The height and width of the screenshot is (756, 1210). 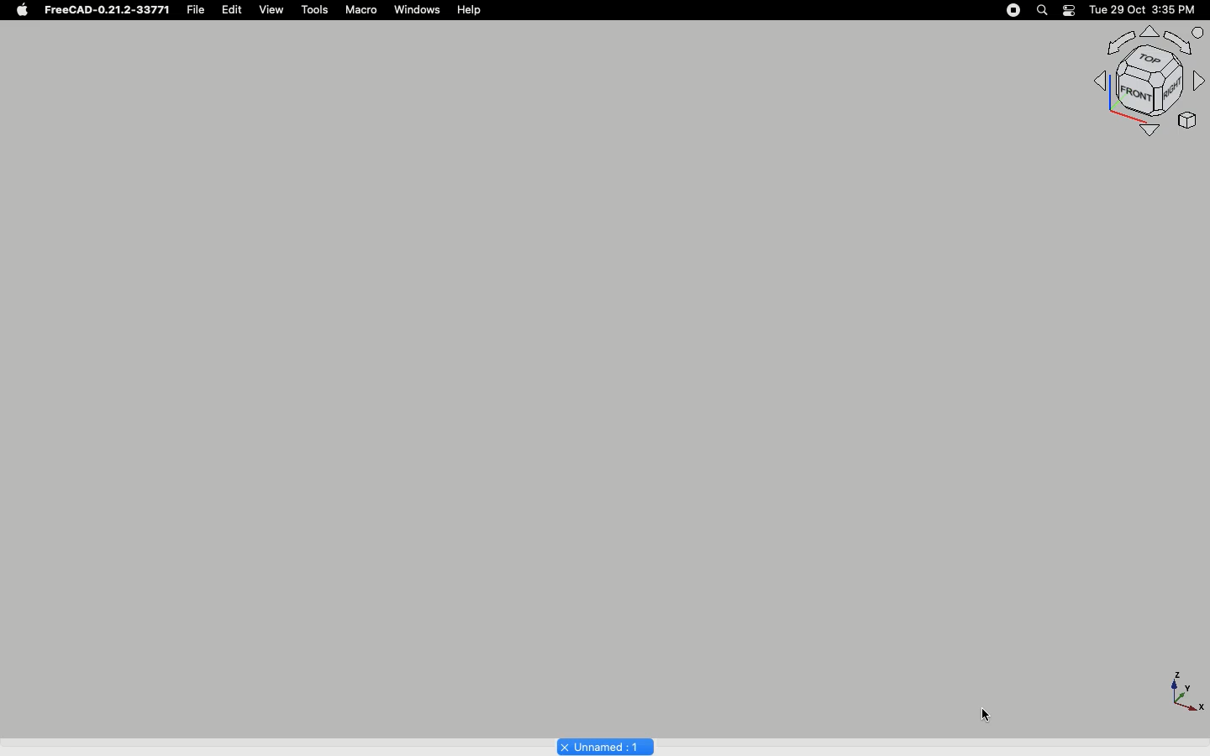 What do you see at coordinates (236, 10) in the screenshot?
I see `Edit` at bounding box center [236, 10].